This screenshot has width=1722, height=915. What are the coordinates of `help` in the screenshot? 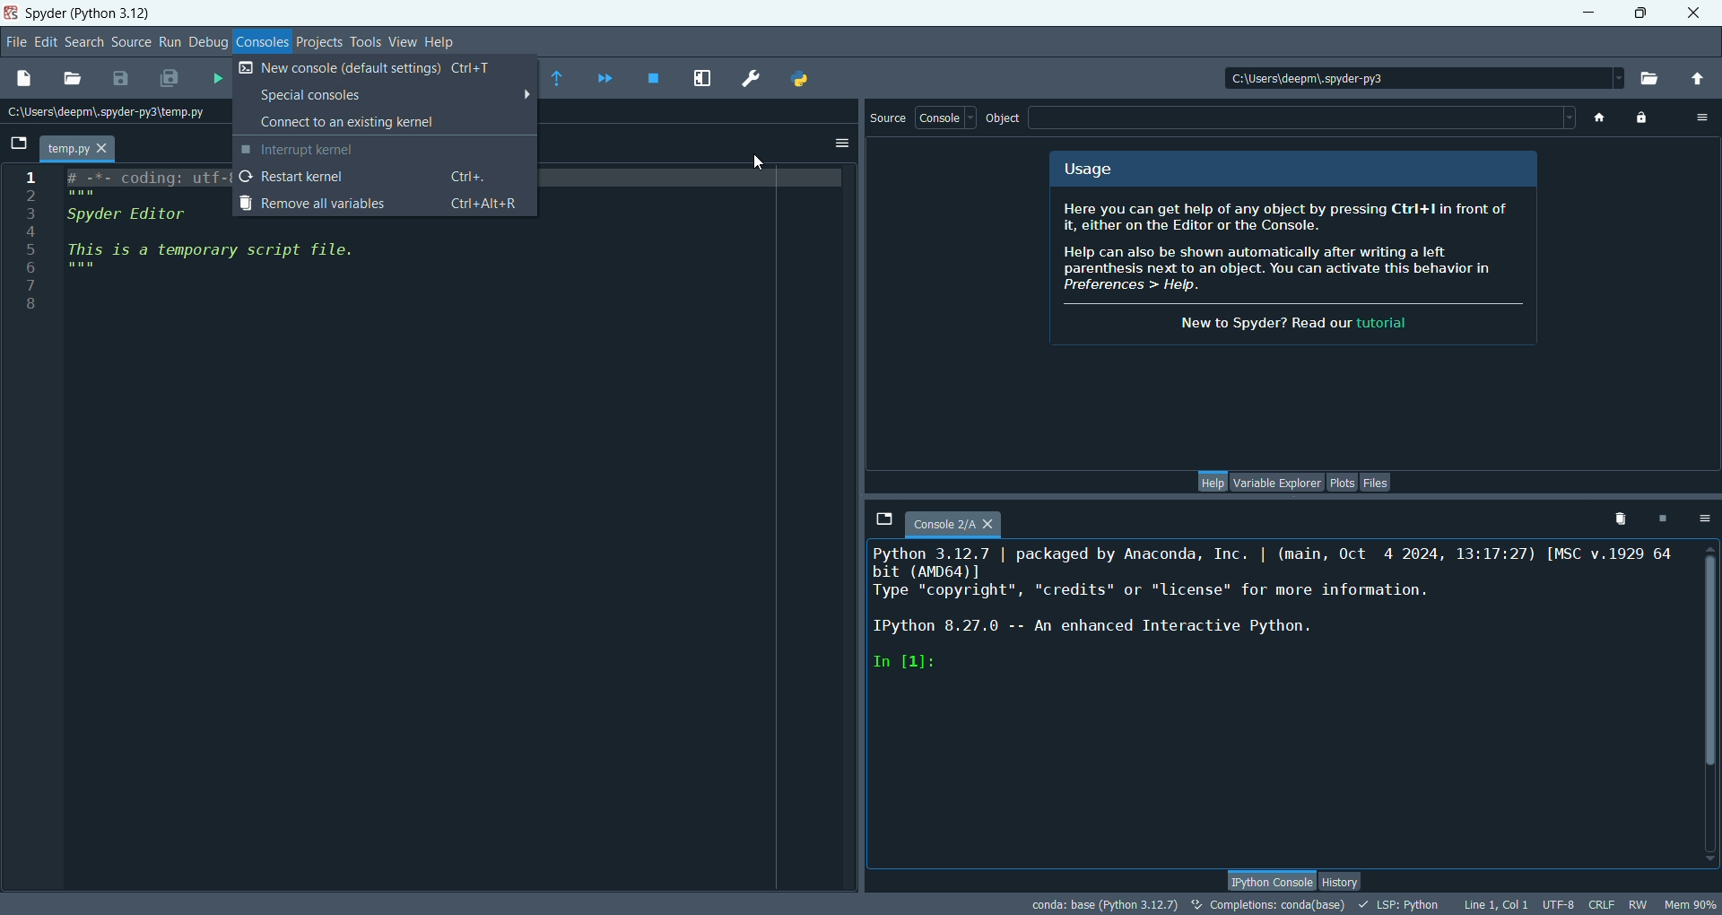 It's located at (443, 42).